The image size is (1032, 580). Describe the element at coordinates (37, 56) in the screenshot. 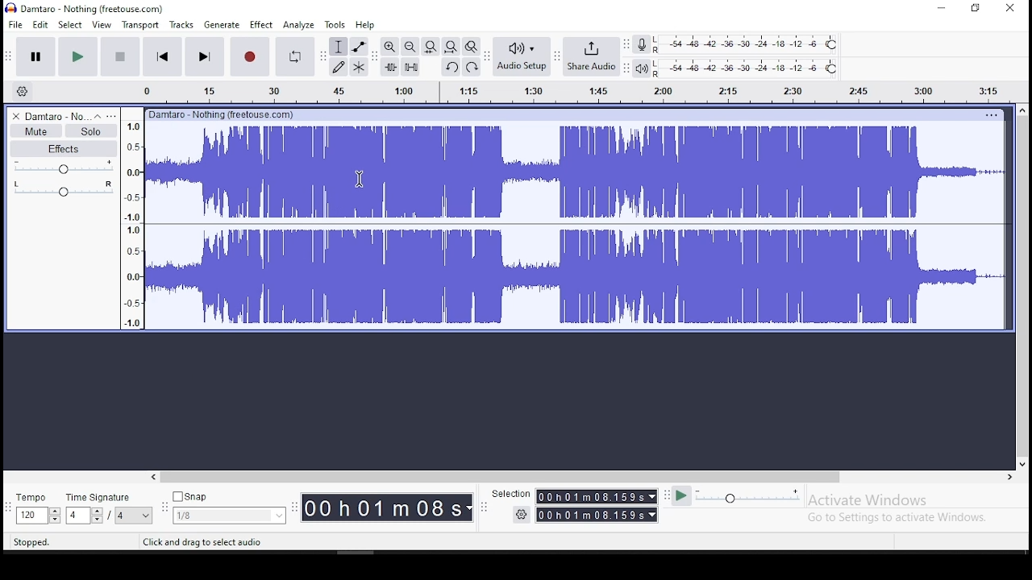

I see `pause` at that location.